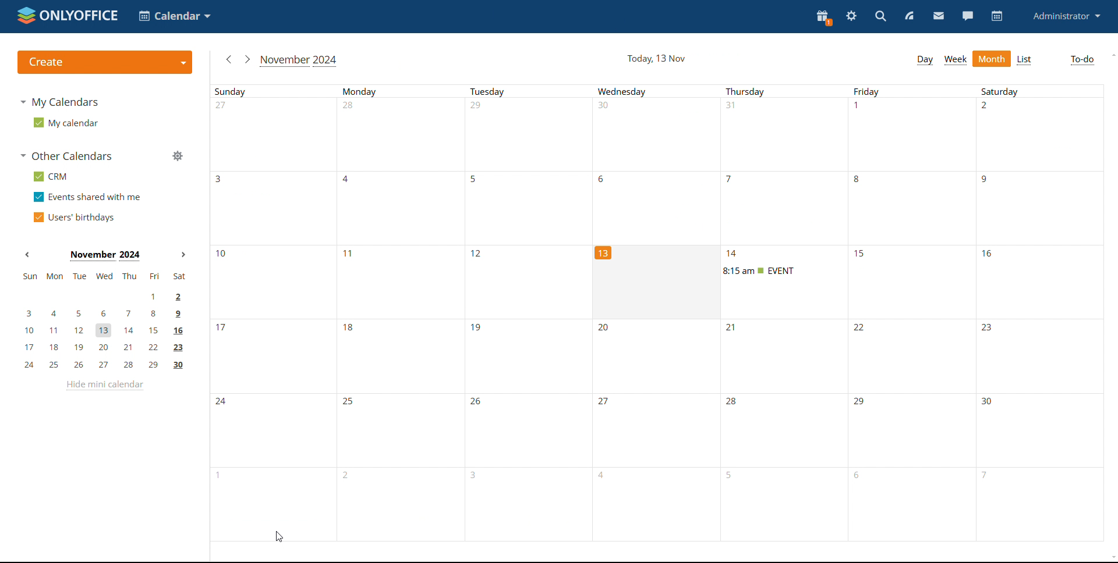 The height and width of the screenshot is (563, 1118). I want to click on calendar, so click(997, 16).